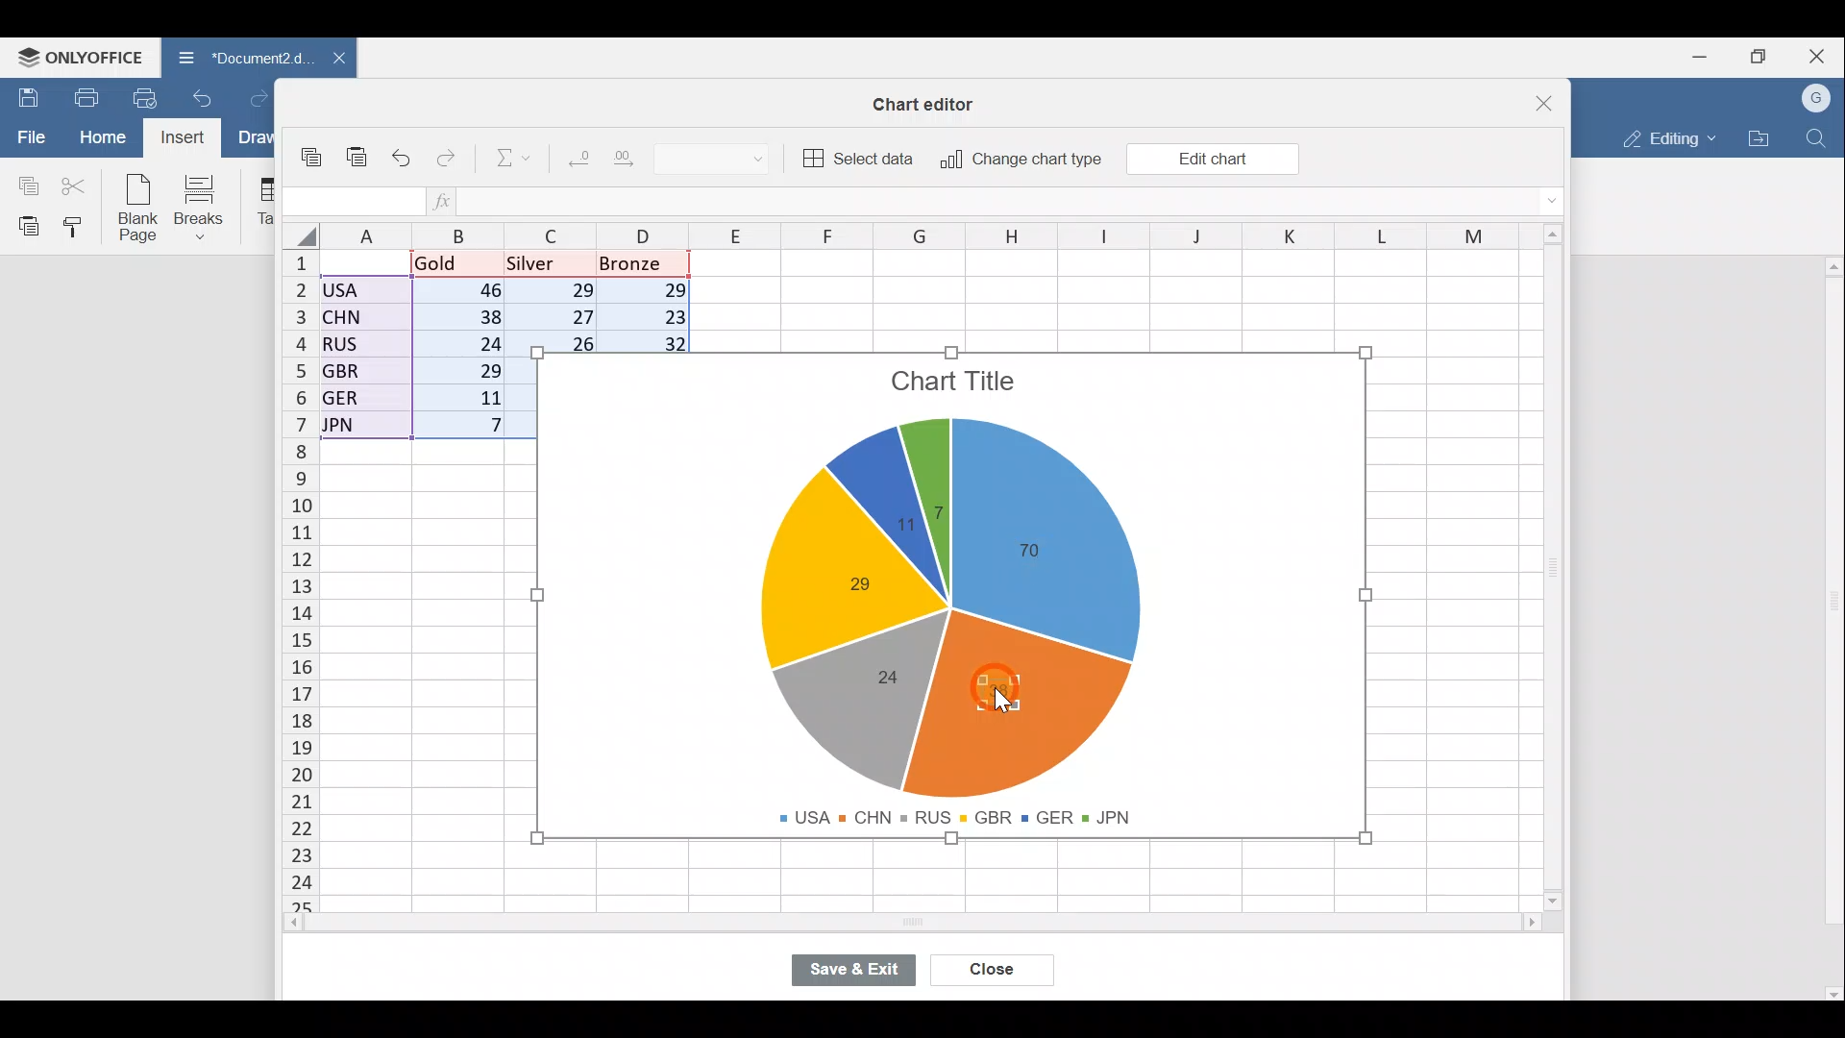  Describe the element at coordinates (1707, 55) in the screenshot. I see `Minimize` at that location.